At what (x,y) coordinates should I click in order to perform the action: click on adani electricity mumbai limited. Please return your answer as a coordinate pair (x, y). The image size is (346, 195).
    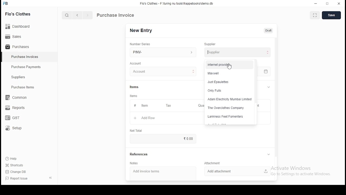
    Looking at the image, I should click on (229, 99).